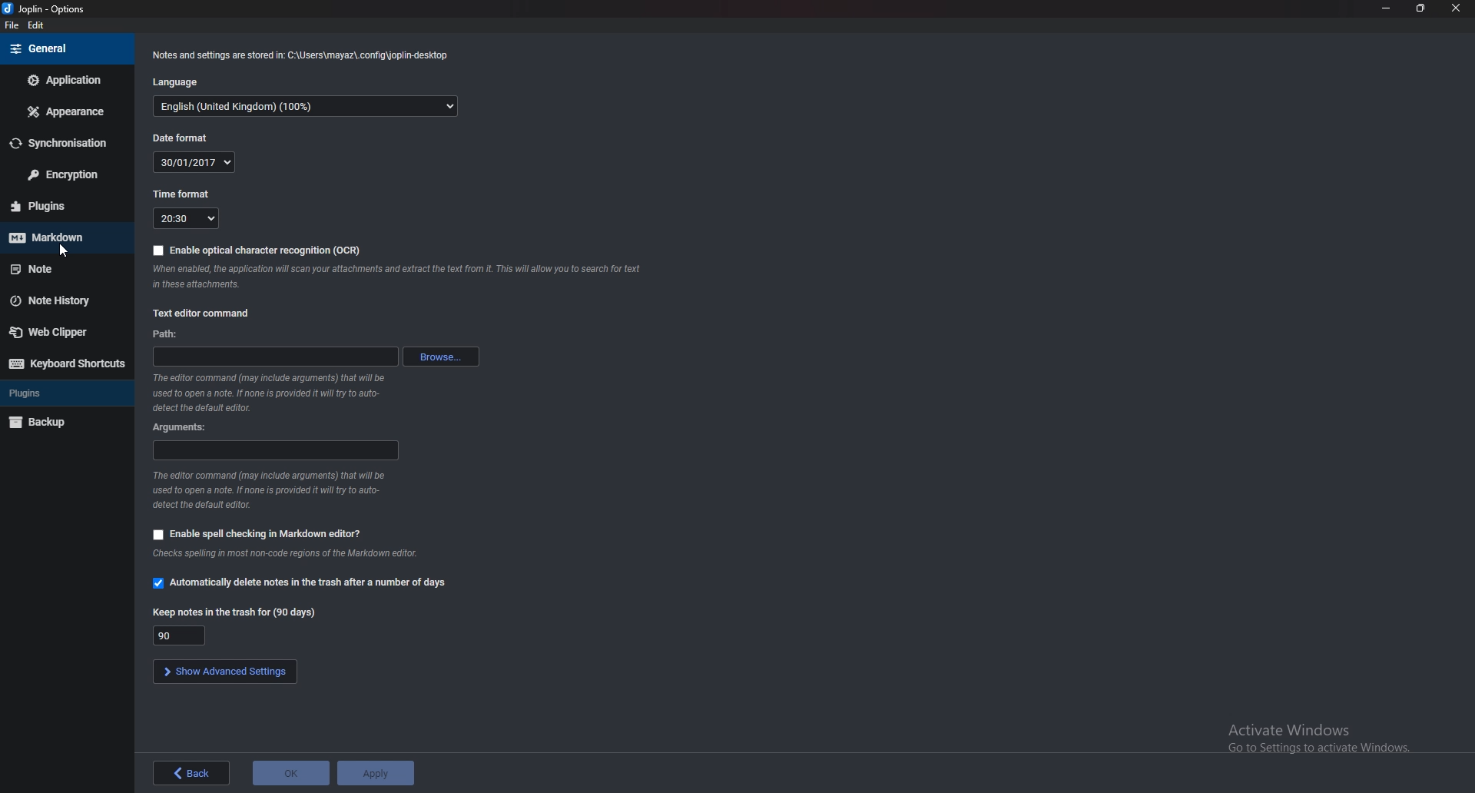 This screenshot has width=1475, height=793. I want to click on Arguments, so click(274, 451).